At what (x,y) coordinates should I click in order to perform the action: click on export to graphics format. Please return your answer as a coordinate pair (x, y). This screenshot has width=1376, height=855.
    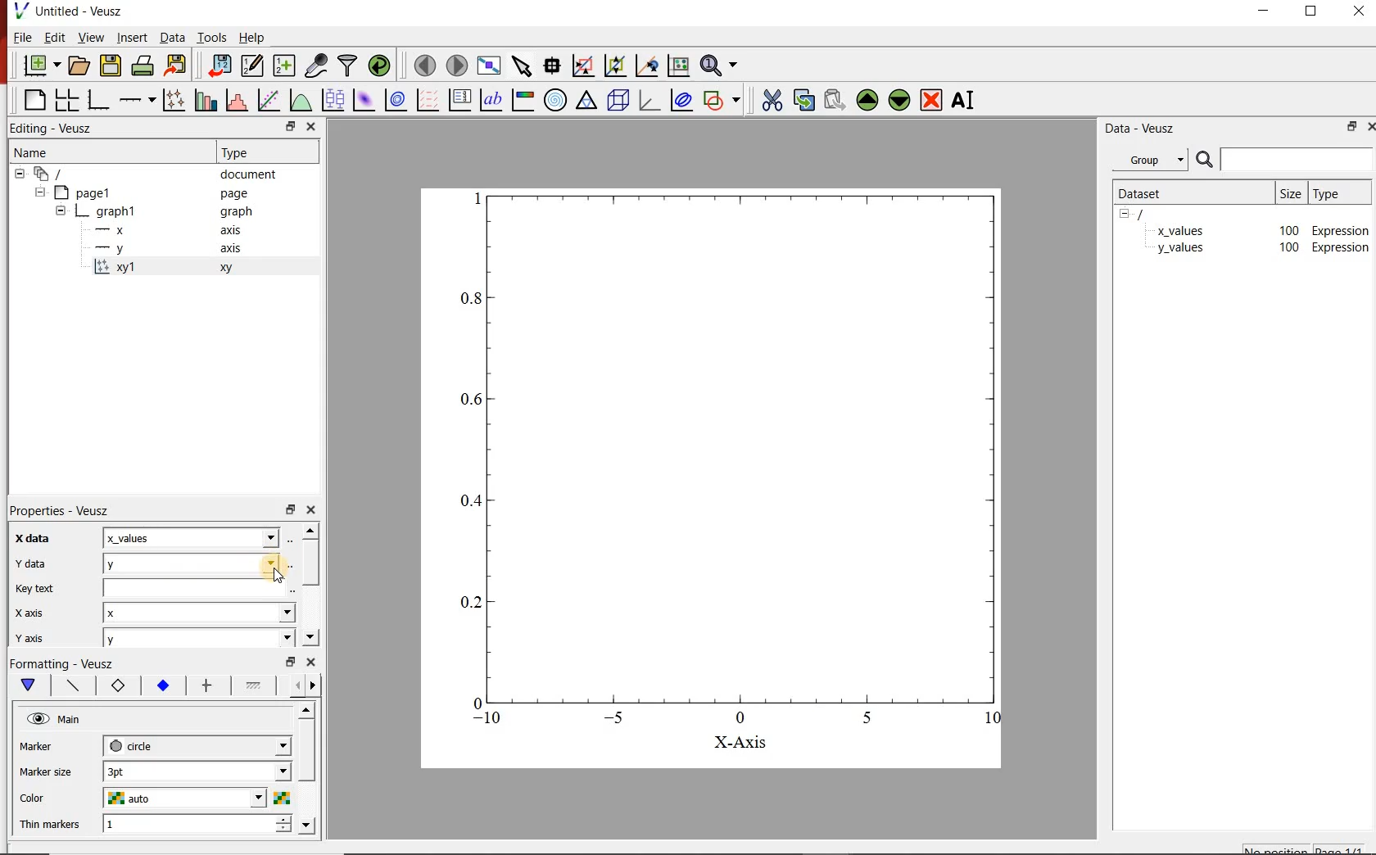
    Looking at the image, I should click on (177, 65).